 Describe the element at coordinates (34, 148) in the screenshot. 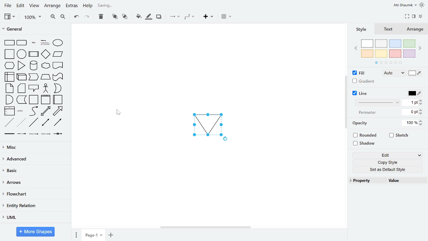

I see `misc` at that location.